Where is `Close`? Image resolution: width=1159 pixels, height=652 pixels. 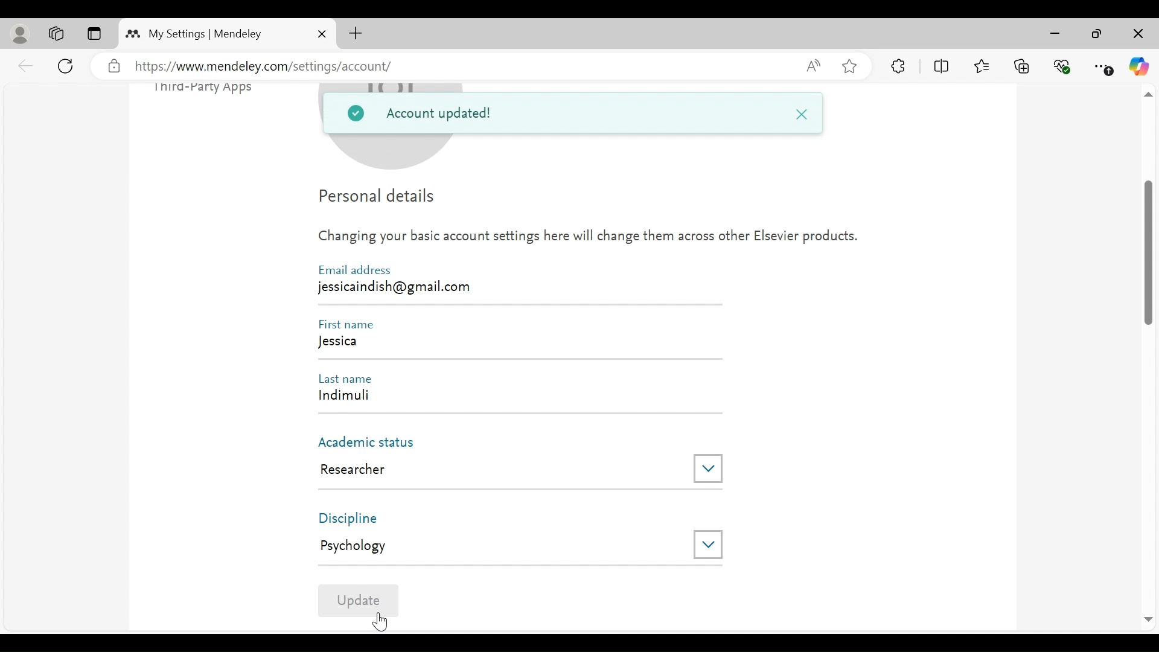
Close is located at coordinates (322, 34).